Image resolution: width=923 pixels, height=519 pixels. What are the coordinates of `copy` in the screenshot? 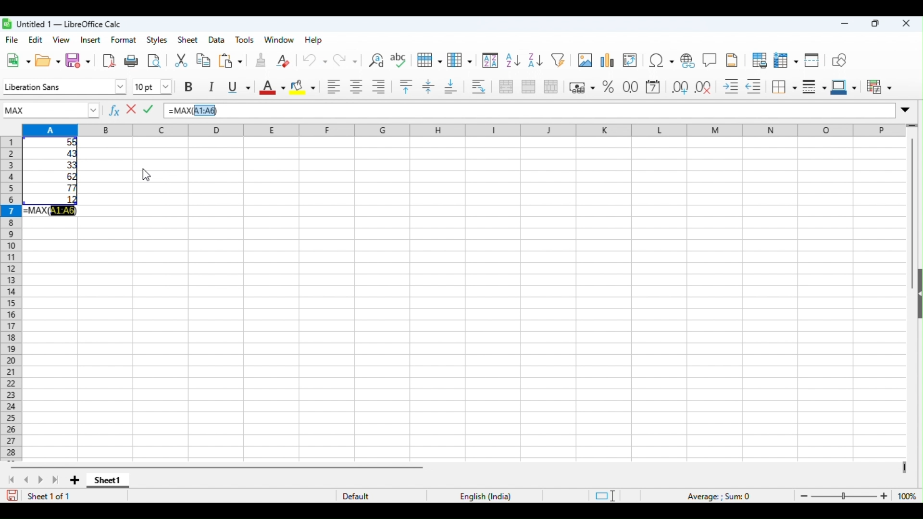 It's located at (203, 61).